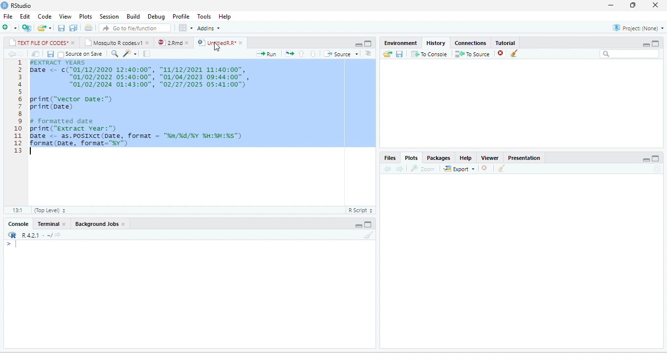 This screenshot has height=353, width=667. What do you see at coordinates (114, 54) in the screenshot?
I see `search` at bounding box center [114, 54].